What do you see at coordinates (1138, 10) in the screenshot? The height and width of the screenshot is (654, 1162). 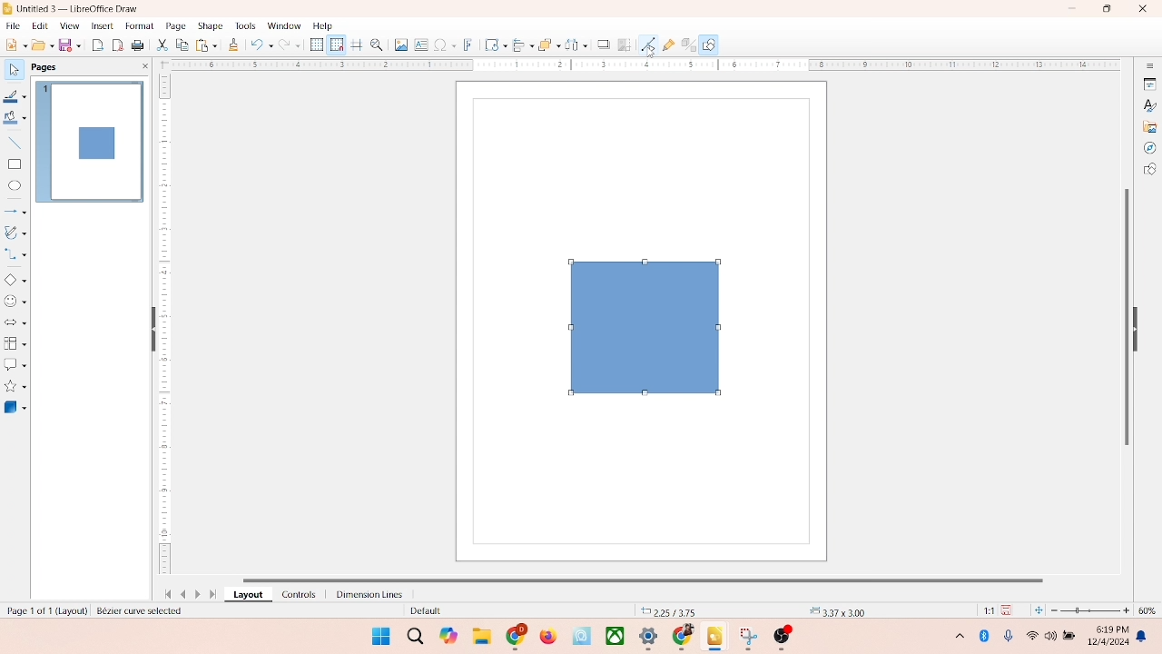 I see `close` at bounding box center [1138, 10].